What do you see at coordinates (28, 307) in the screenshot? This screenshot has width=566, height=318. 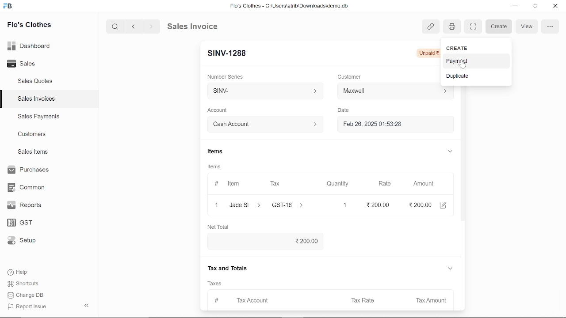 I see `| Report Issue:` at bounding box center [28, 307].